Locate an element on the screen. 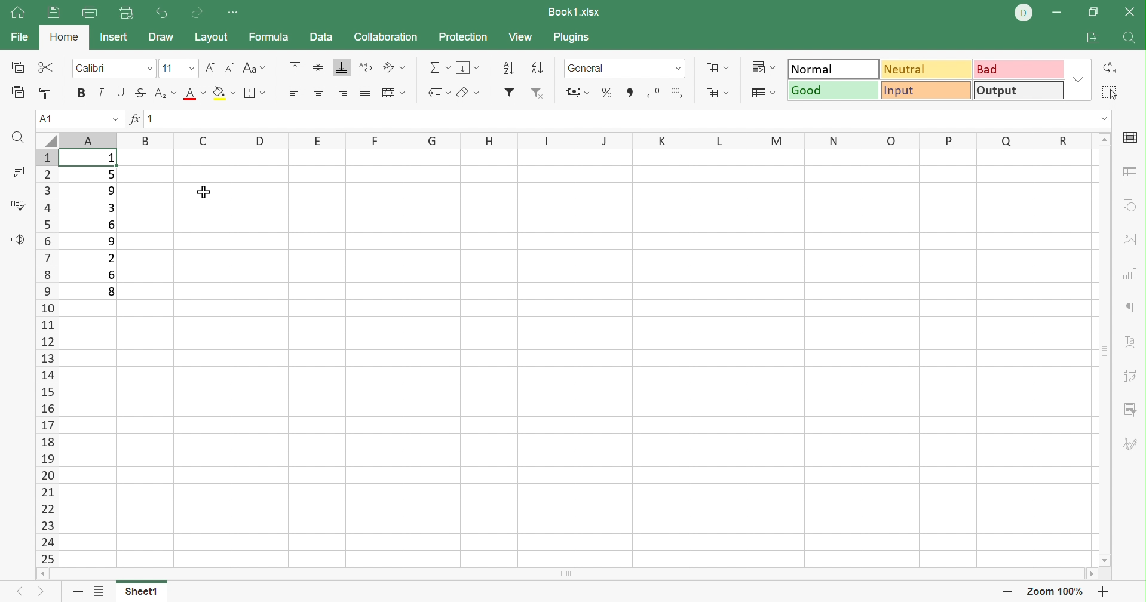 The width and height of the screenshot is (1146, 602). Fill is located at coordinates (224, 94).